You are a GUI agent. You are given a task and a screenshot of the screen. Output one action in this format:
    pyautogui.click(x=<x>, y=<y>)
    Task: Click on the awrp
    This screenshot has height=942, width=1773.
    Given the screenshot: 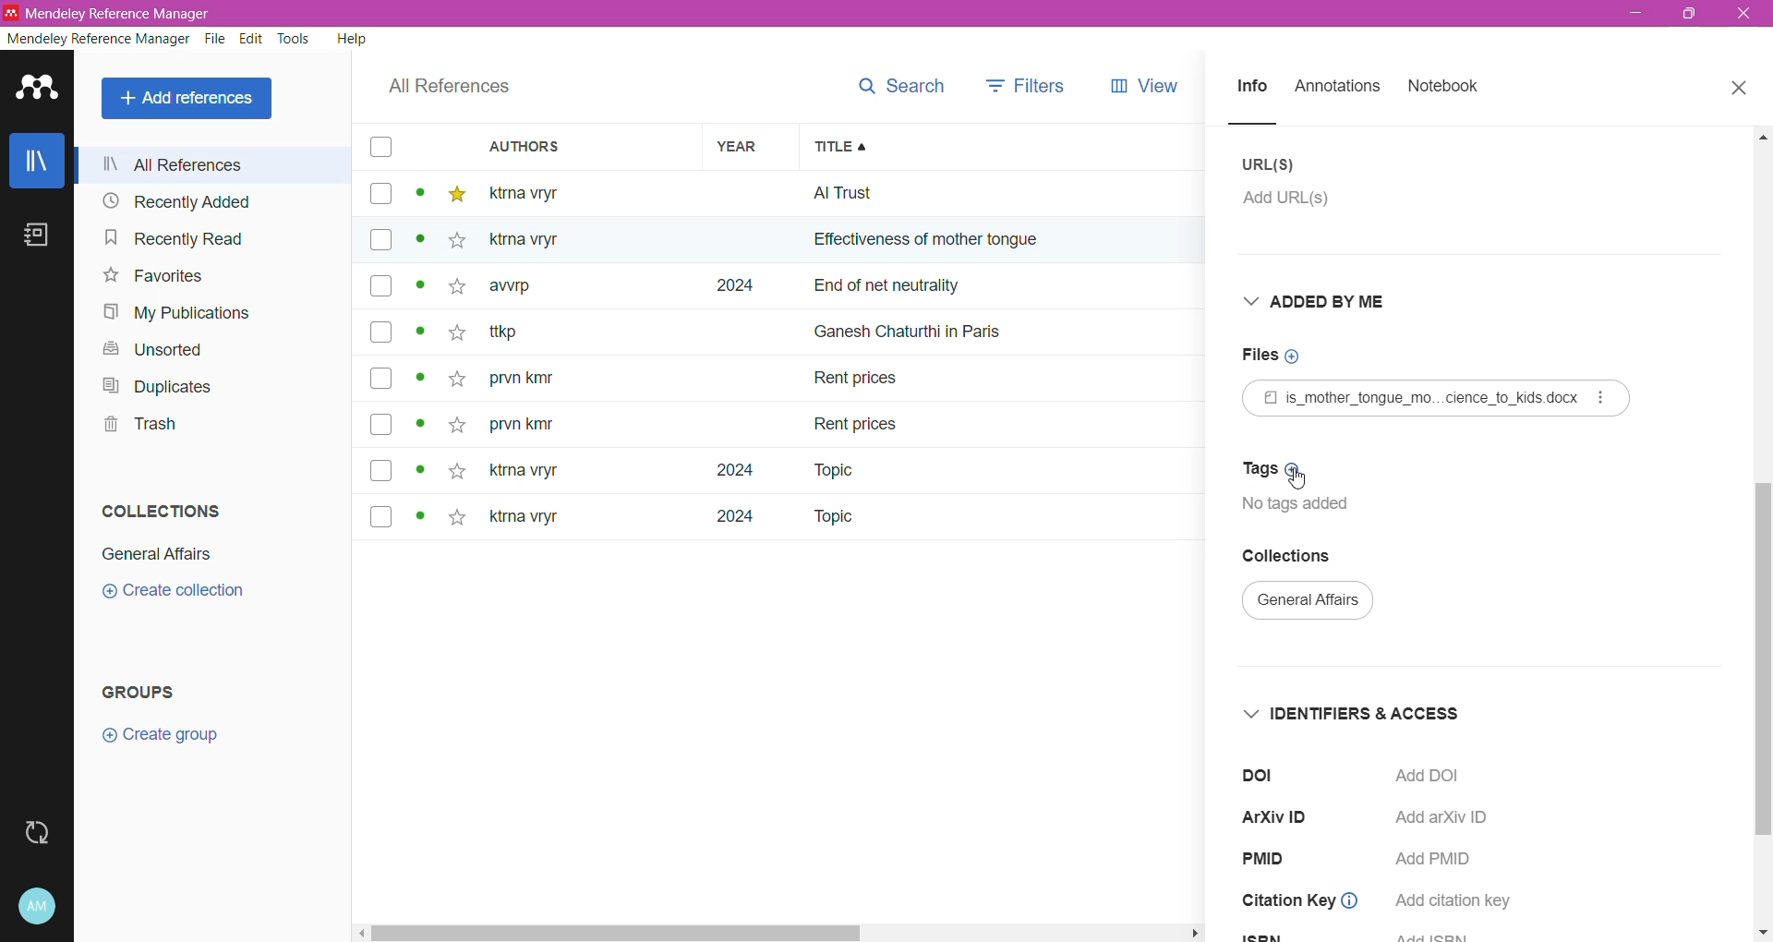 What is the action you would take?
    pyautogui.click(x=525, y=292)
    